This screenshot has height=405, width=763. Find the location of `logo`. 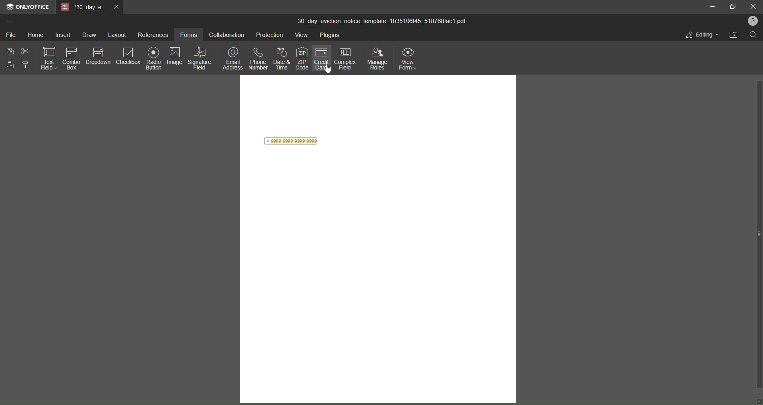

logo is located at coordinates (8, 6).